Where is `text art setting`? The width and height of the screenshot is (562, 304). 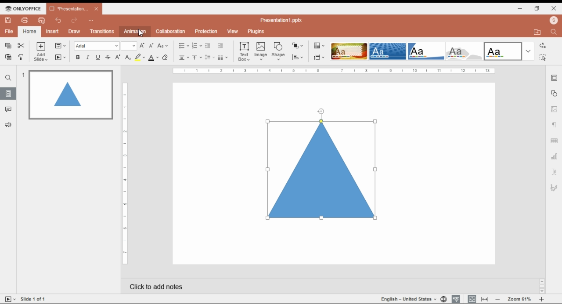
text art setting is located at coordinates (554, 172).